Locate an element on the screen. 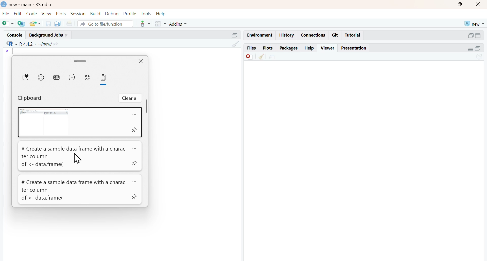 The width and height of the screenshot is (487, 261). build is located at coordinates (96, 14).